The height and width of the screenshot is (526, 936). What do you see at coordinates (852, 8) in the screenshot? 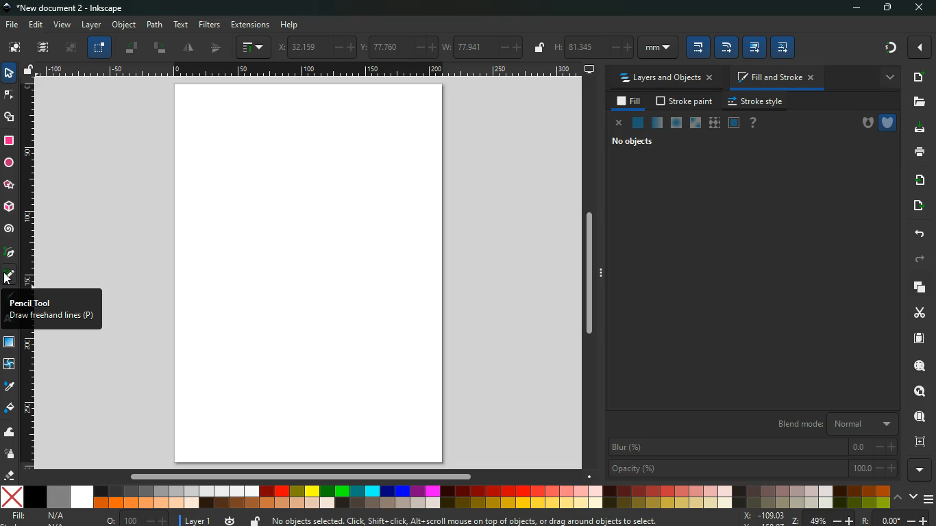
I see `minimize` at bounding box center [852, 8].